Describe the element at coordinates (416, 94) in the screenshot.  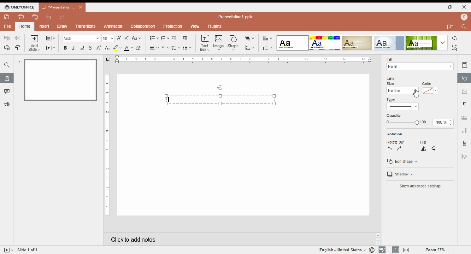
I see `hand cursor` at that location.